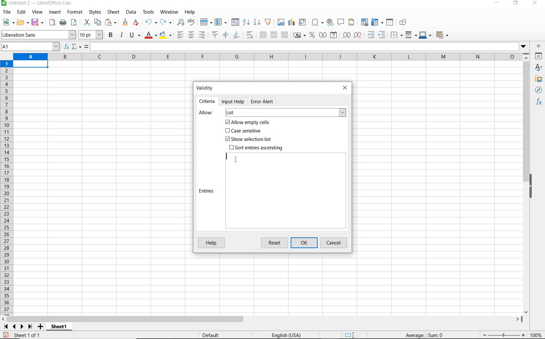 This screenshot has width=545, height=339. I want to click on file, so click(6, 13).